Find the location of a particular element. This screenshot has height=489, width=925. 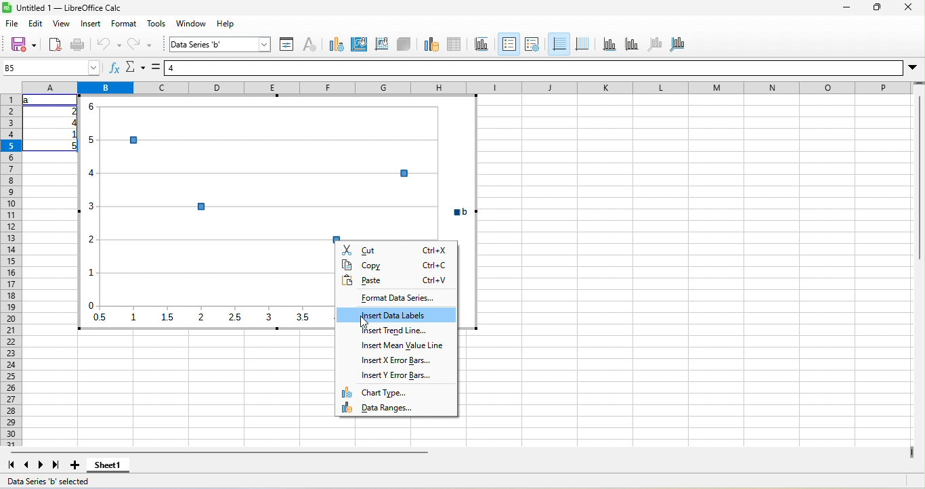

y axis is located at coordinates (632, 45).